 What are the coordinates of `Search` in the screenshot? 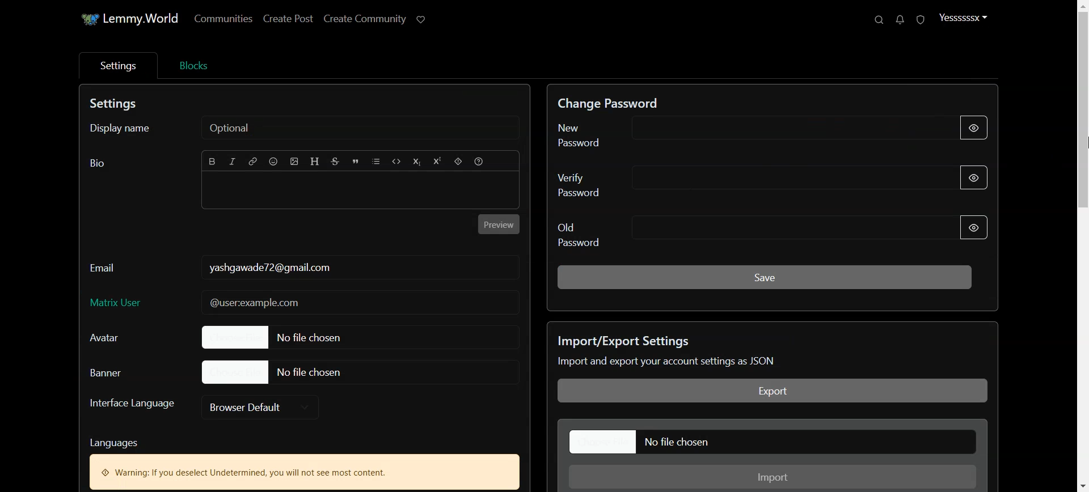 It's located at (879, 19).